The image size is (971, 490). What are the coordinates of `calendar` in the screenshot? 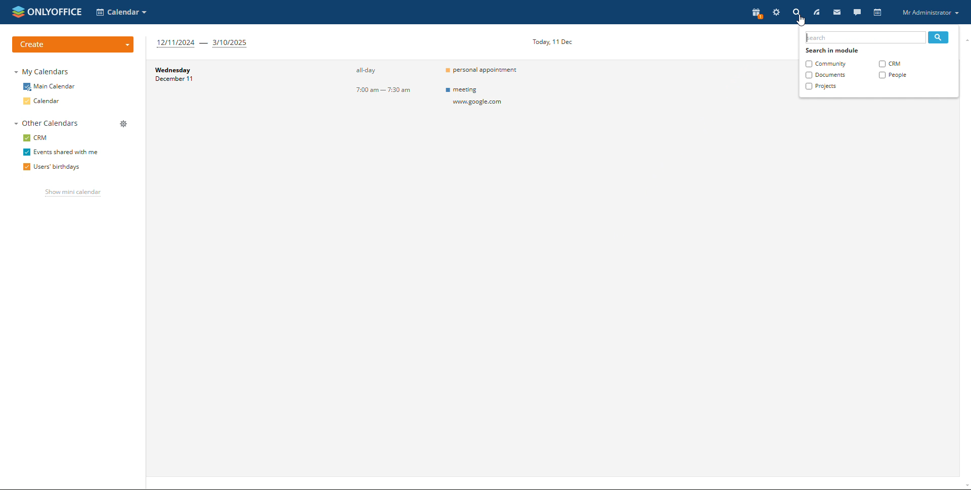 It's located at (44, 101).